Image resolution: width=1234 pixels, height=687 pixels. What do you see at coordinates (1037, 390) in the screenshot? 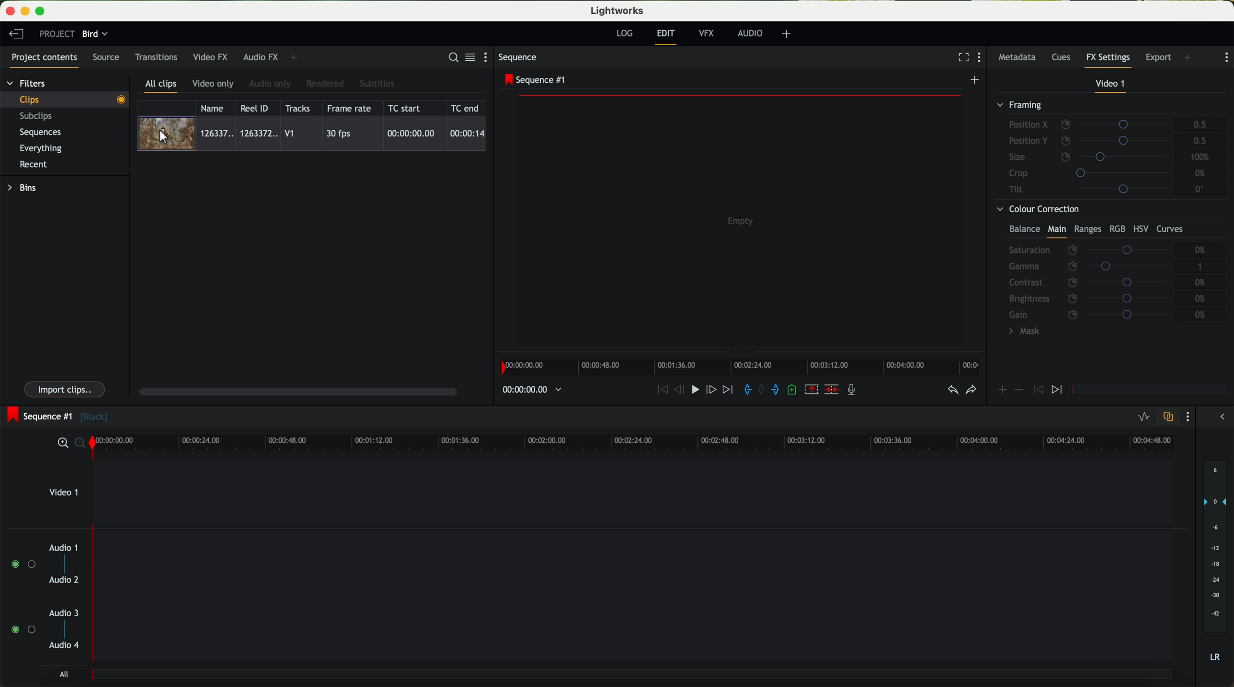
I see `icon` at bounding box center [1037, 390].